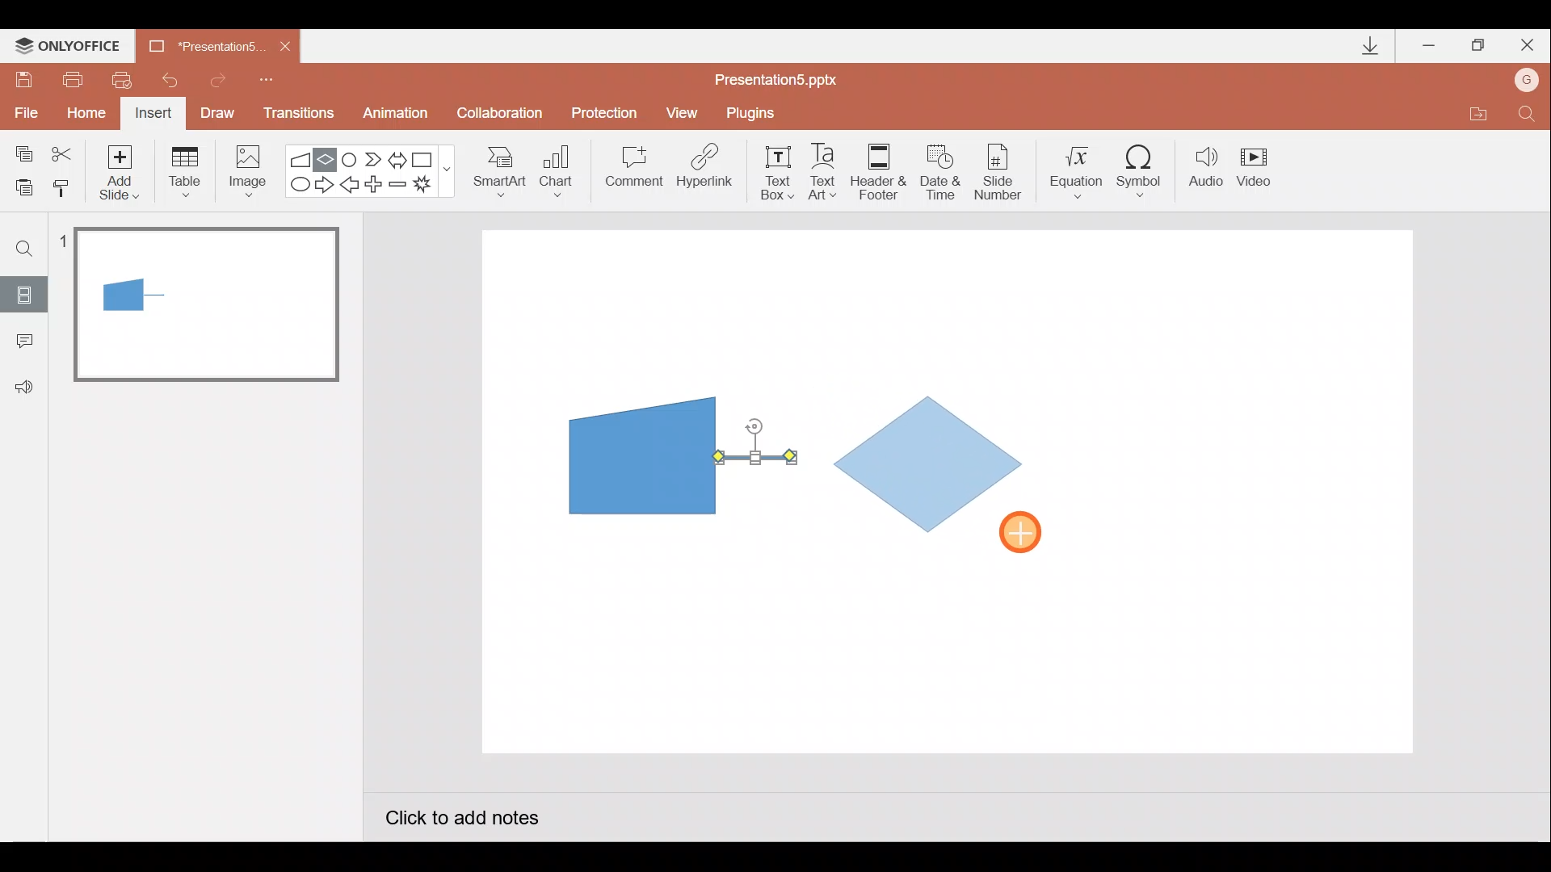 This screenshot has height=872, width=1551. Describe the element at coordinates (932, 467) in the screenshot. I see `Decision flow chart` at that location.